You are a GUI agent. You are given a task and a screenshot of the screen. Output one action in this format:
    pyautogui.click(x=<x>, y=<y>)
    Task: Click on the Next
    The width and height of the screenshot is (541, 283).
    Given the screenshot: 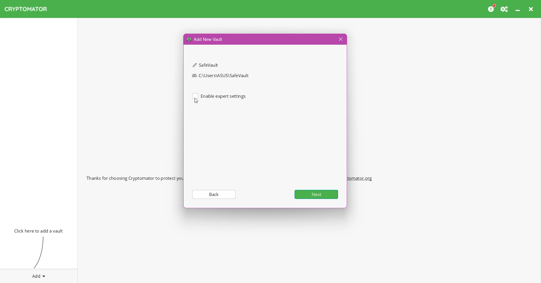 What is the action you would take?
    pyautogui.click(x=317, y=194)
    